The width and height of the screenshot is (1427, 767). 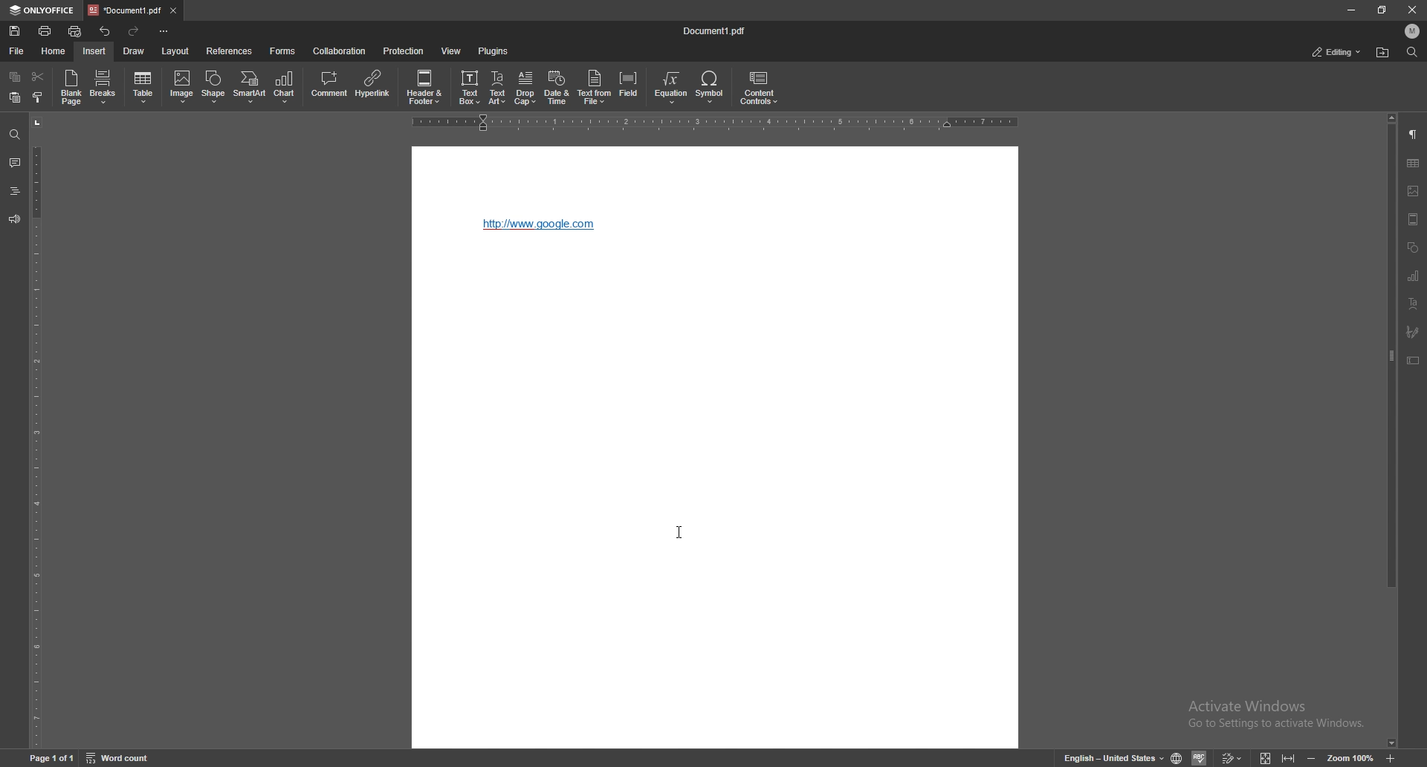 I want to click on references, so click(x=230, y=51).